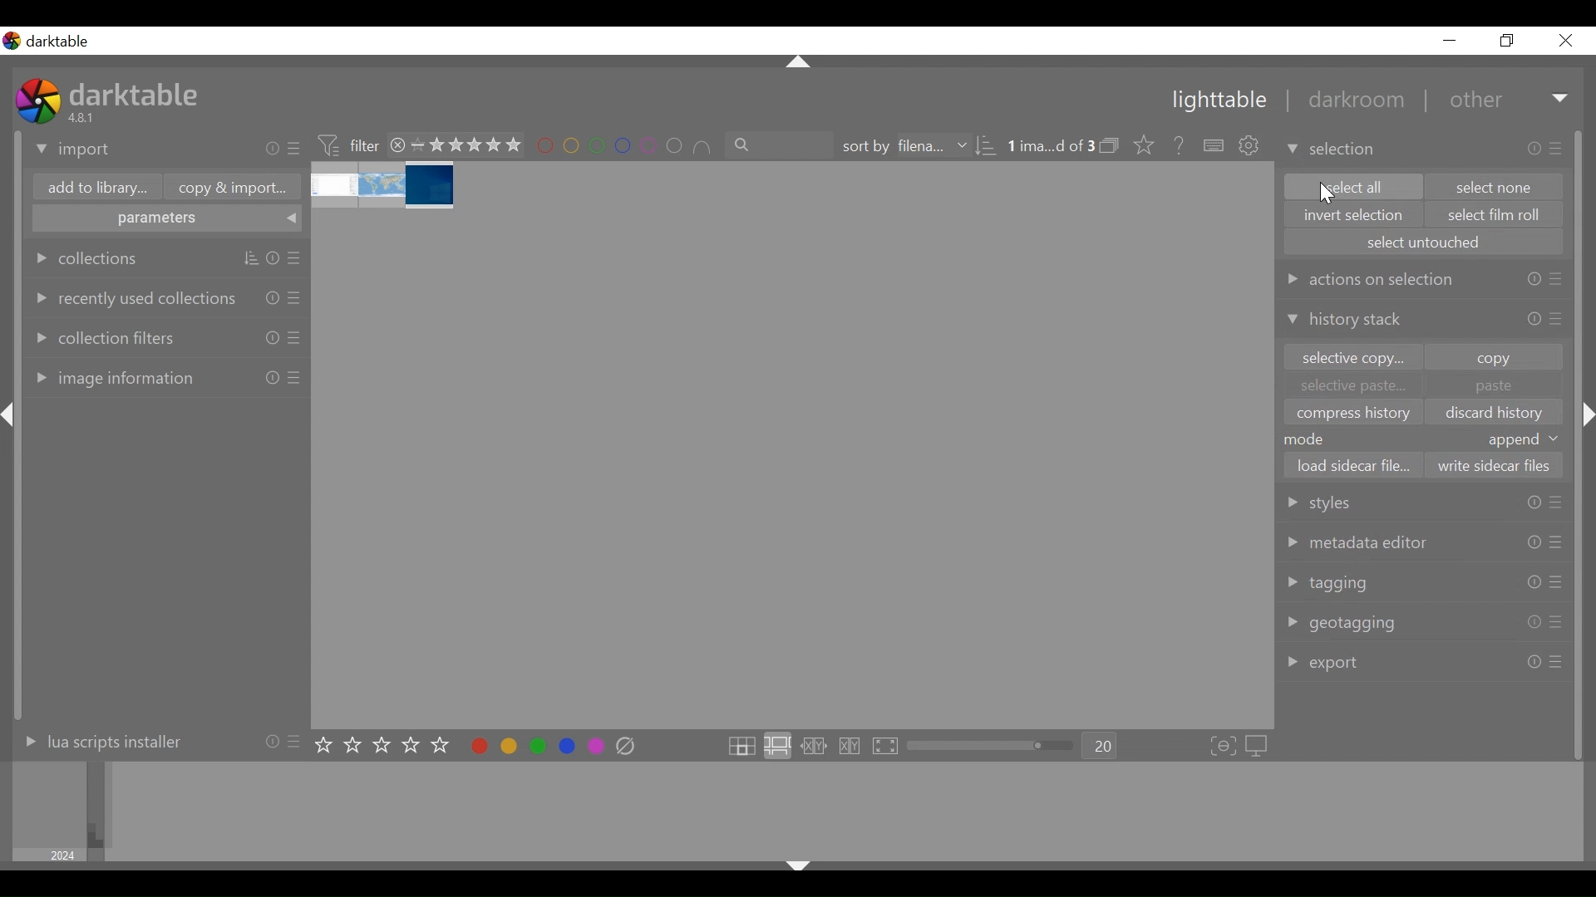  Describe the element at coordinates (1218, 101) in the screenshot. I see `lighttable` at that location.